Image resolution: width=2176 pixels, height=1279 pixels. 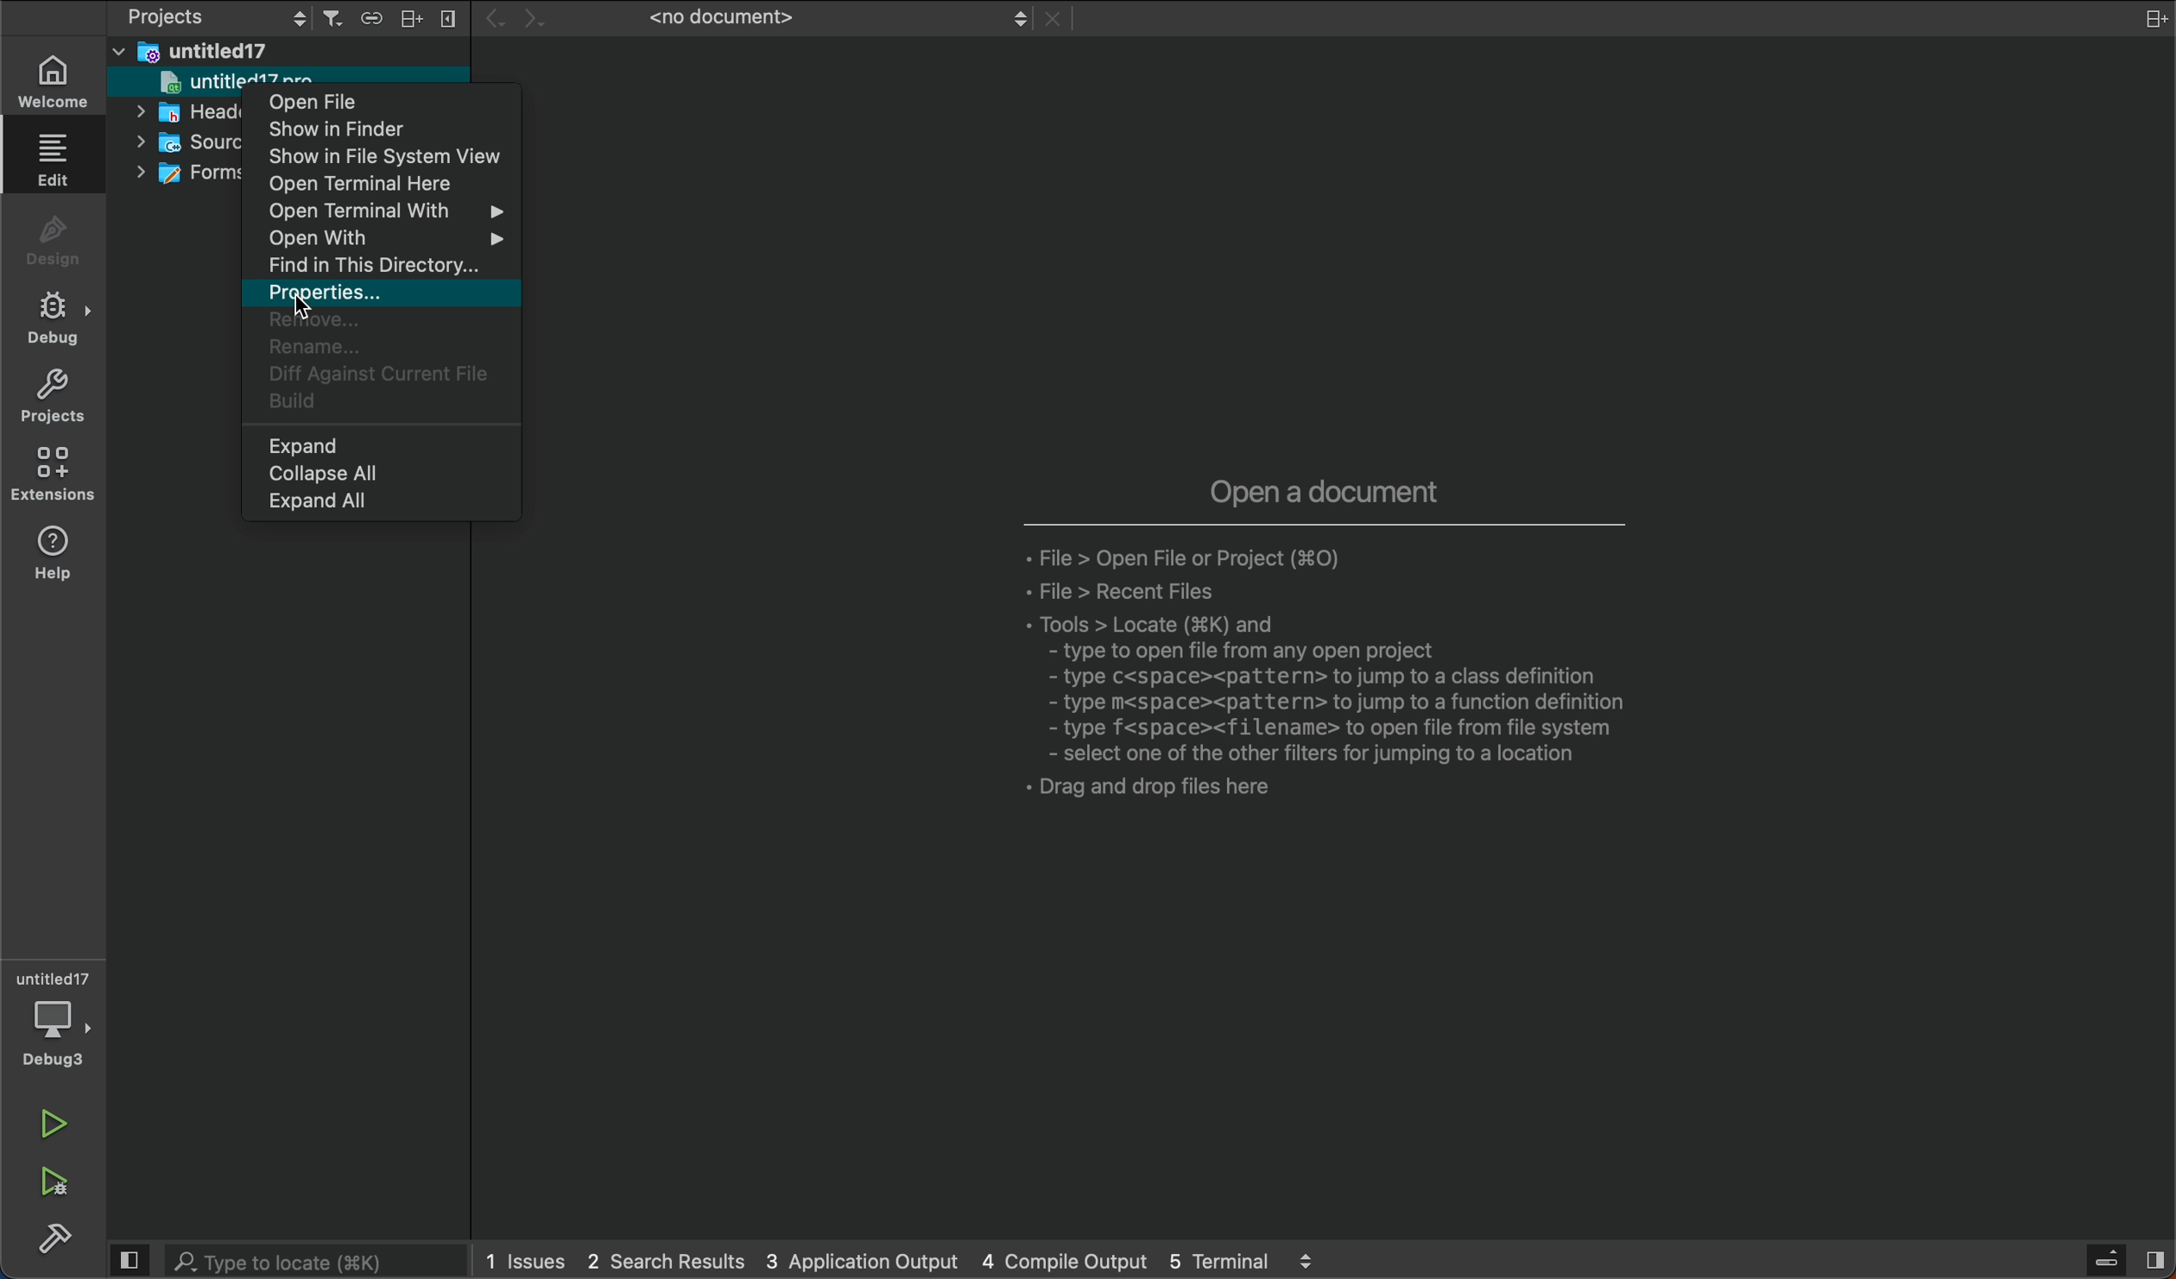 What do you see at coordinates (56, 394) in the screenshot?
I see `projects` at bounding box center [56, 394].